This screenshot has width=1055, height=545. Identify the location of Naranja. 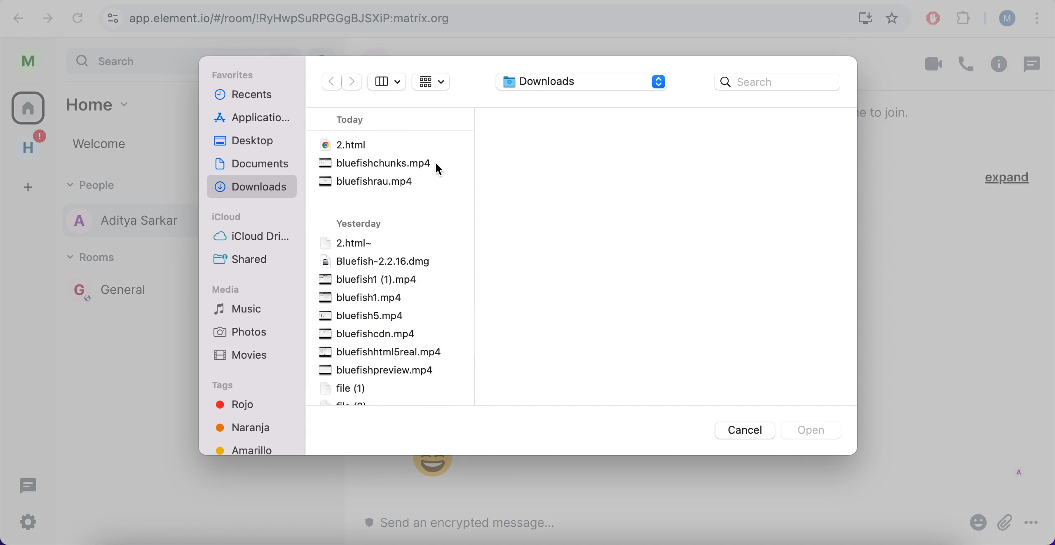
(252, 429).